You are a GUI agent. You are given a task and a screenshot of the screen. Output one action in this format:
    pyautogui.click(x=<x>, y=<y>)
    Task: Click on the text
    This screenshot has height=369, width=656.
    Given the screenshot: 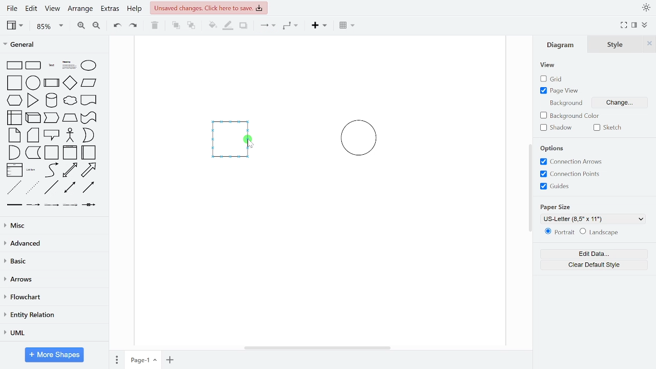 What is the action you would take?
    pyautogui.click(x=52, y=66)
    